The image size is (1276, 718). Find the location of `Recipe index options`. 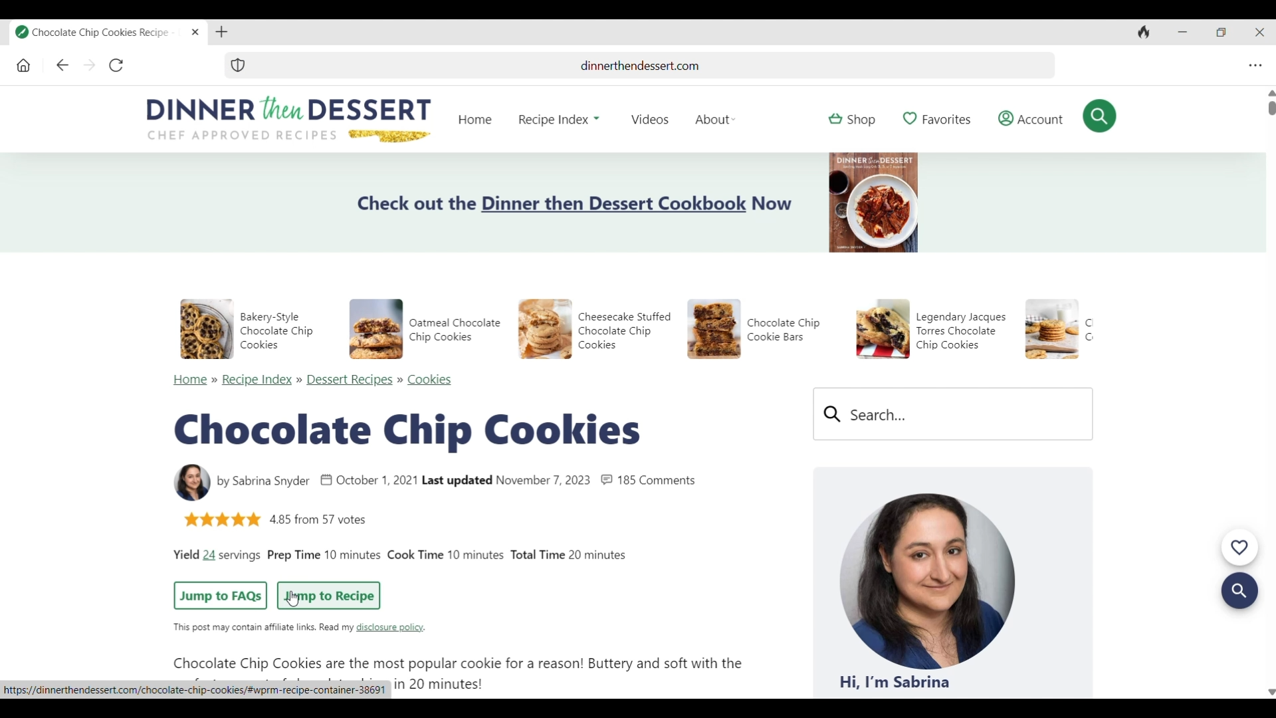

Recipe index options is located at coordinates (559, 120).